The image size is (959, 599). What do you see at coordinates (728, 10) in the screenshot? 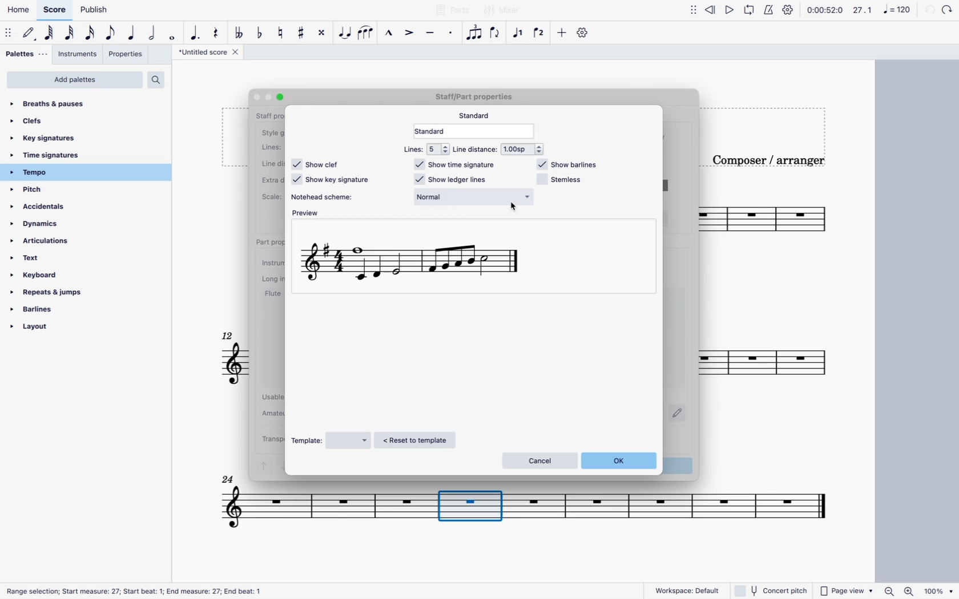
I see `play` at bounding box center [728, 10].